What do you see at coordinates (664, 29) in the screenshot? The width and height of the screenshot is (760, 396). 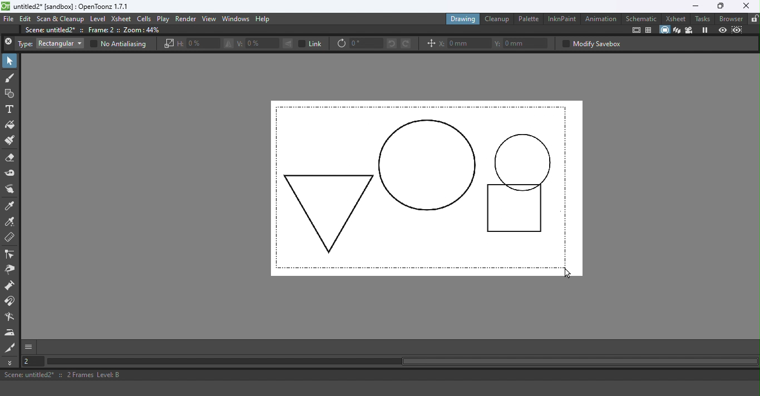 I see `Camera stand view` at bounding box center [664, 29].